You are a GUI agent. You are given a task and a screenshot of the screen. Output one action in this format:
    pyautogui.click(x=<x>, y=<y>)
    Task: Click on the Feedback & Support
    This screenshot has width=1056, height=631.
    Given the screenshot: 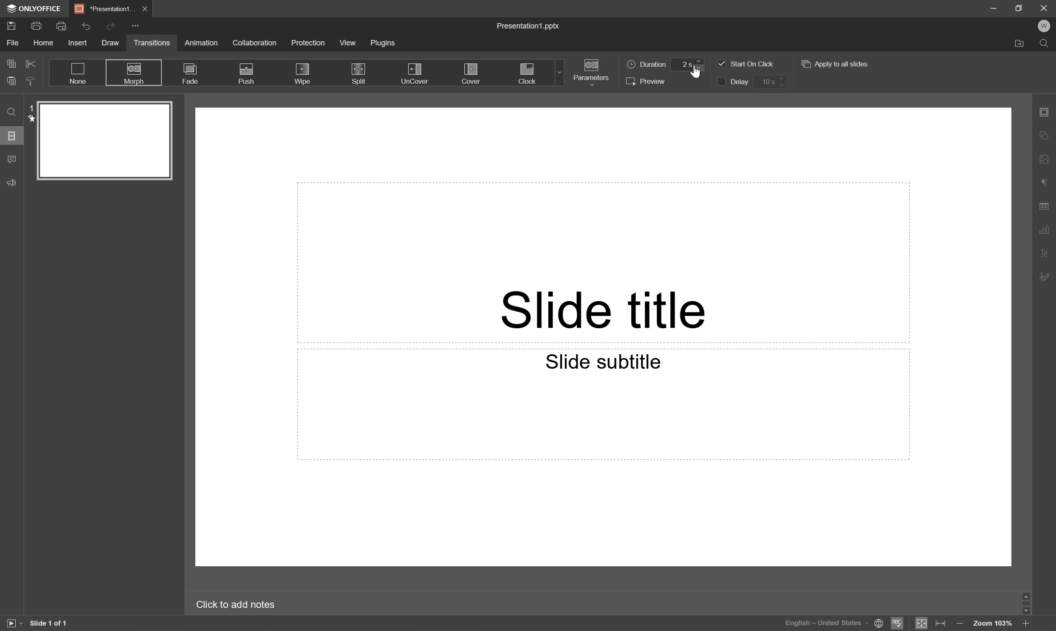 What is the action you would take?
    pyautogui.click(x=13, y=184)
    